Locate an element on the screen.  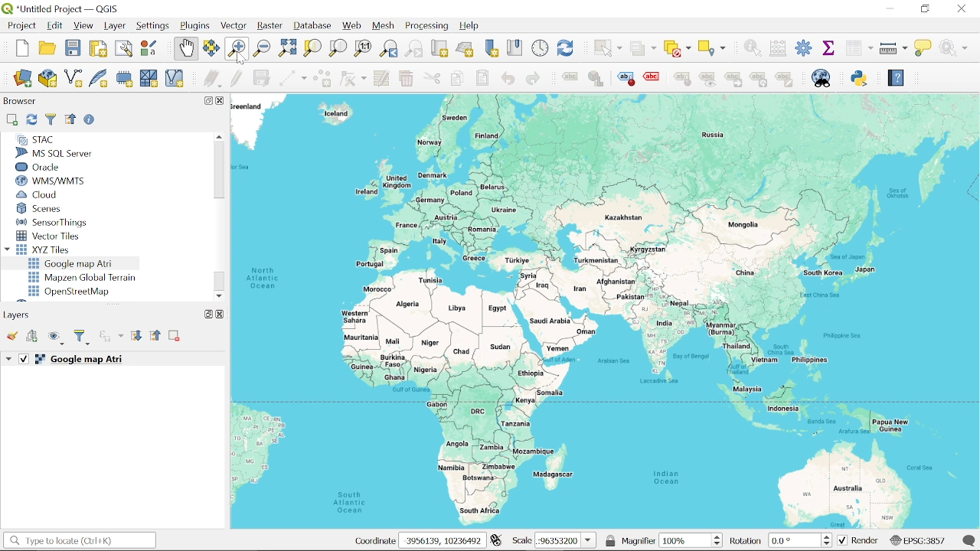
Digitize the segment is located at coordinates (292, 80).